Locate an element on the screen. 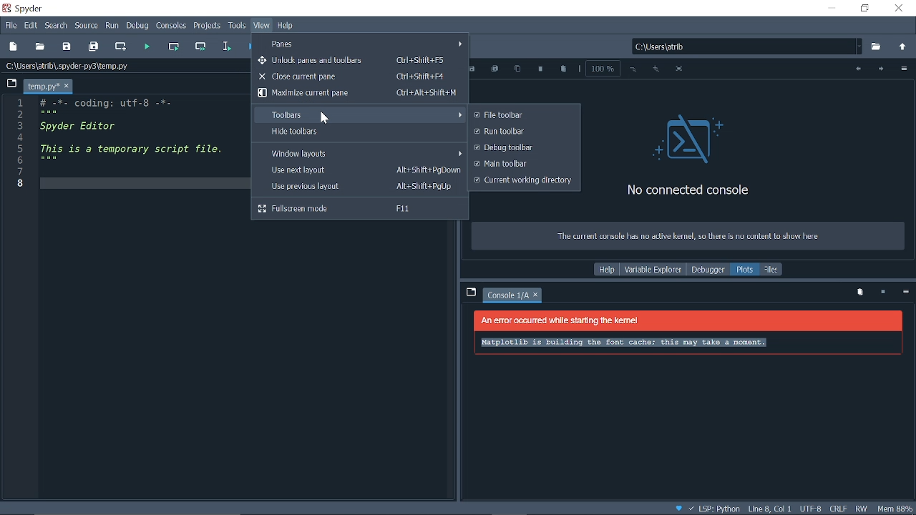 The width and height of the screenshot is (916, 515). Maximize current pane is located at coordinates (357, 93).